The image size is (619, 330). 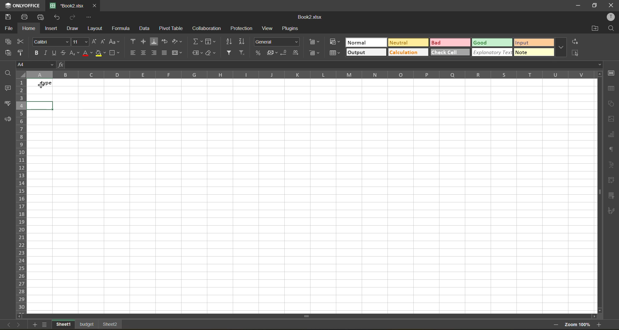 What do you see at coordinates (407, 42) in the screenshot?
I see `neutral` at bounding box center [407, 42].